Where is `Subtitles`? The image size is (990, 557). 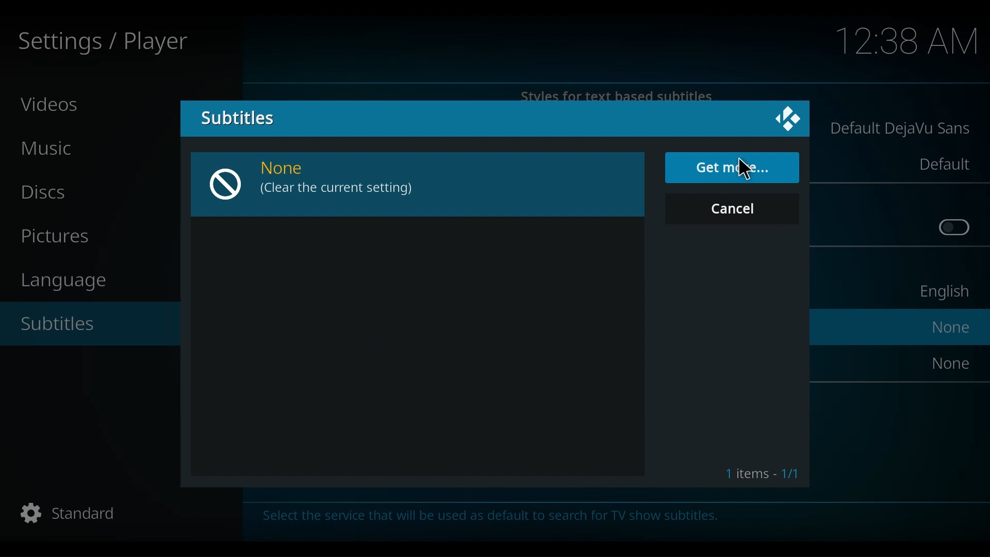 Subtitles is located at coordinates (236, 117).